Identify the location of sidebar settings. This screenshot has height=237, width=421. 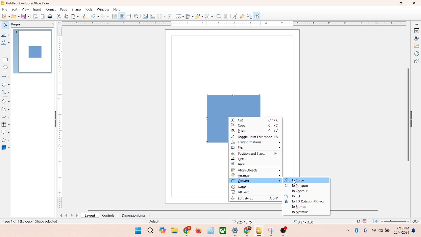
(416, 24).